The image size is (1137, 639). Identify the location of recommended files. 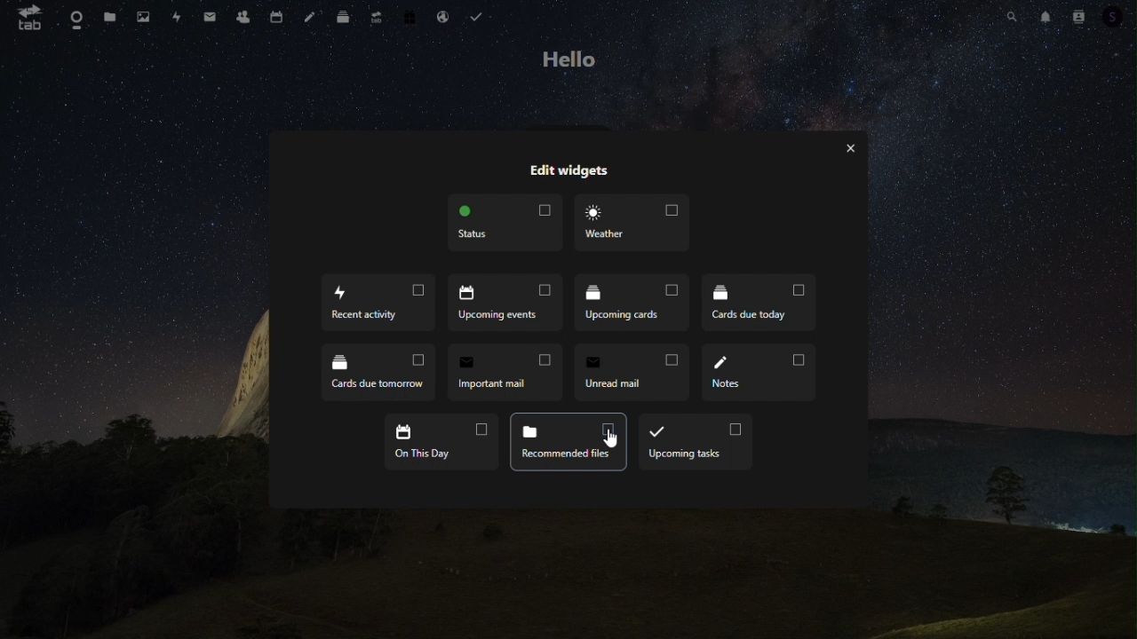
(569, 444).